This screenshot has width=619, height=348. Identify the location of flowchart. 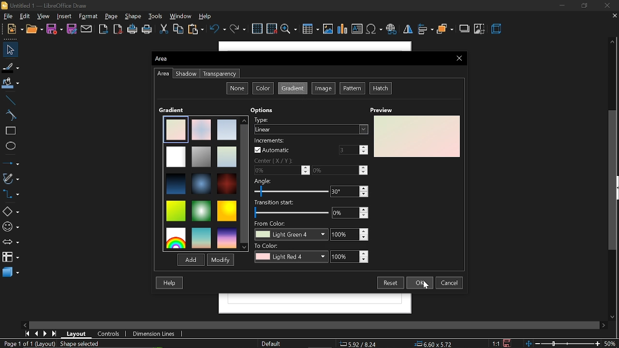
(10, 256).